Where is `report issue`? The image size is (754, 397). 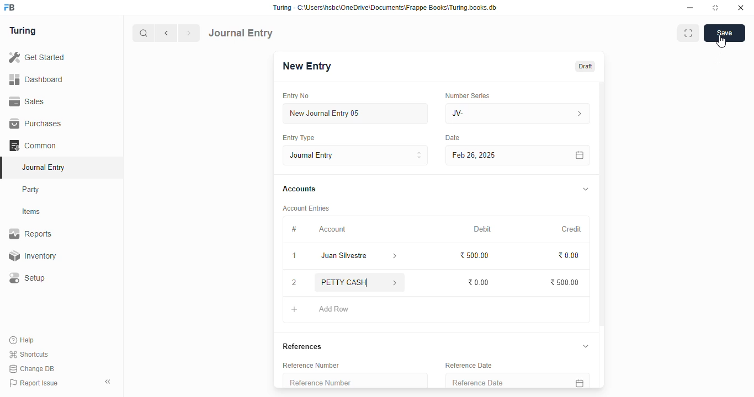 report issue is located at coordinates (34, 383).